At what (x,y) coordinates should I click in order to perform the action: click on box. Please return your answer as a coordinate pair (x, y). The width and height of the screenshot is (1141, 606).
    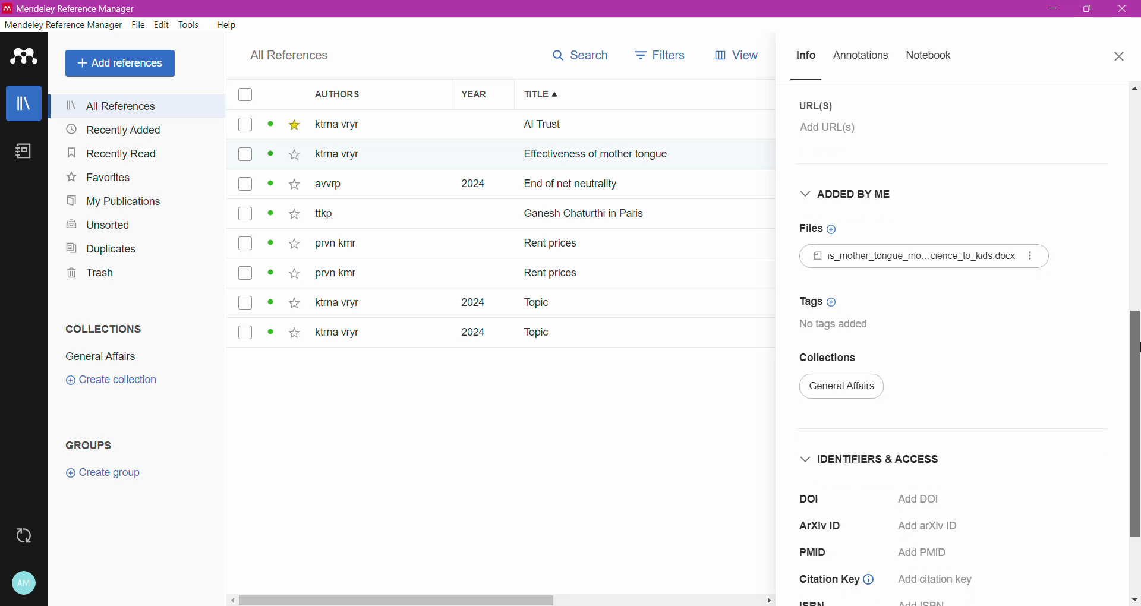
    Looking at the image, I should click on (249, 302).